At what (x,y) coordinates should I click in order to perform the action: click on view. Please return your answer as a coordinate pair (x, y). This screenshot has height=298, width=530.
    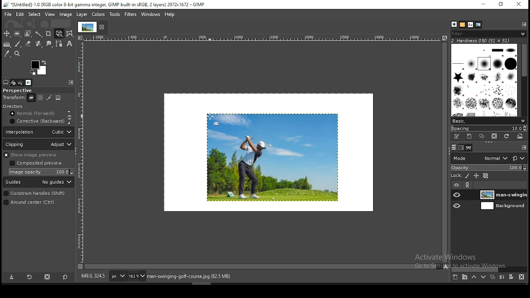
    Looking at the image, I should click on (49, 14).